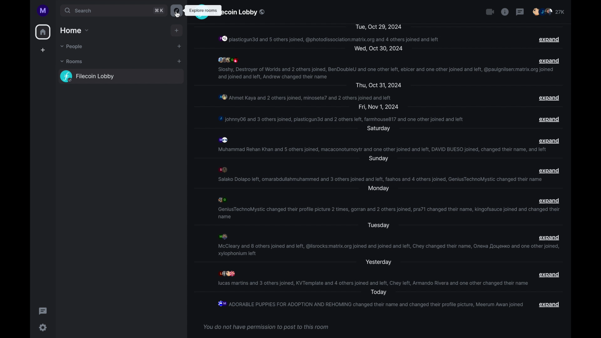  What do you see at coordinates (378, 292) in the screenshot?
I see `today` at bounding box center [378, 292].